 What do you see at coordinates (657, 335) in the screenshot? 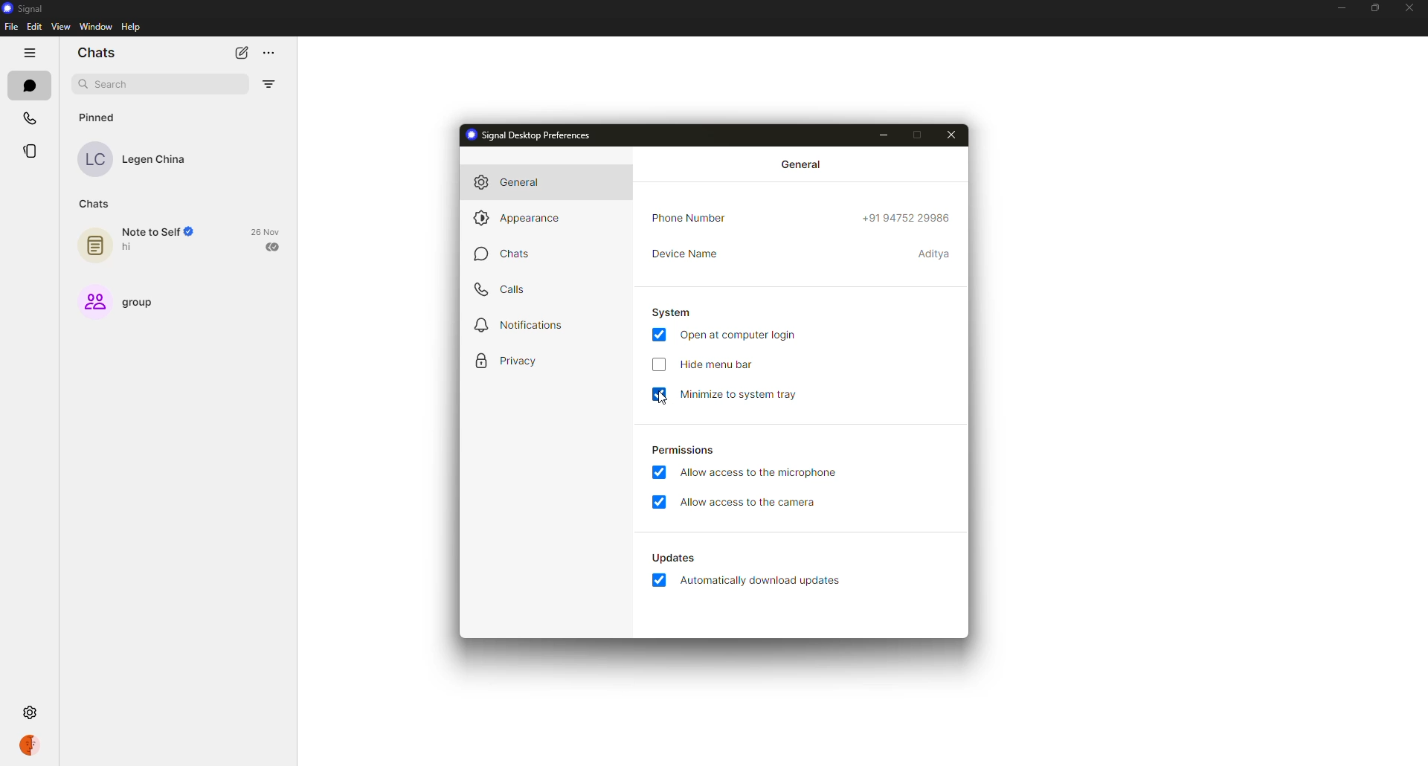
I see `enabled` at bounding box center [657, 335].